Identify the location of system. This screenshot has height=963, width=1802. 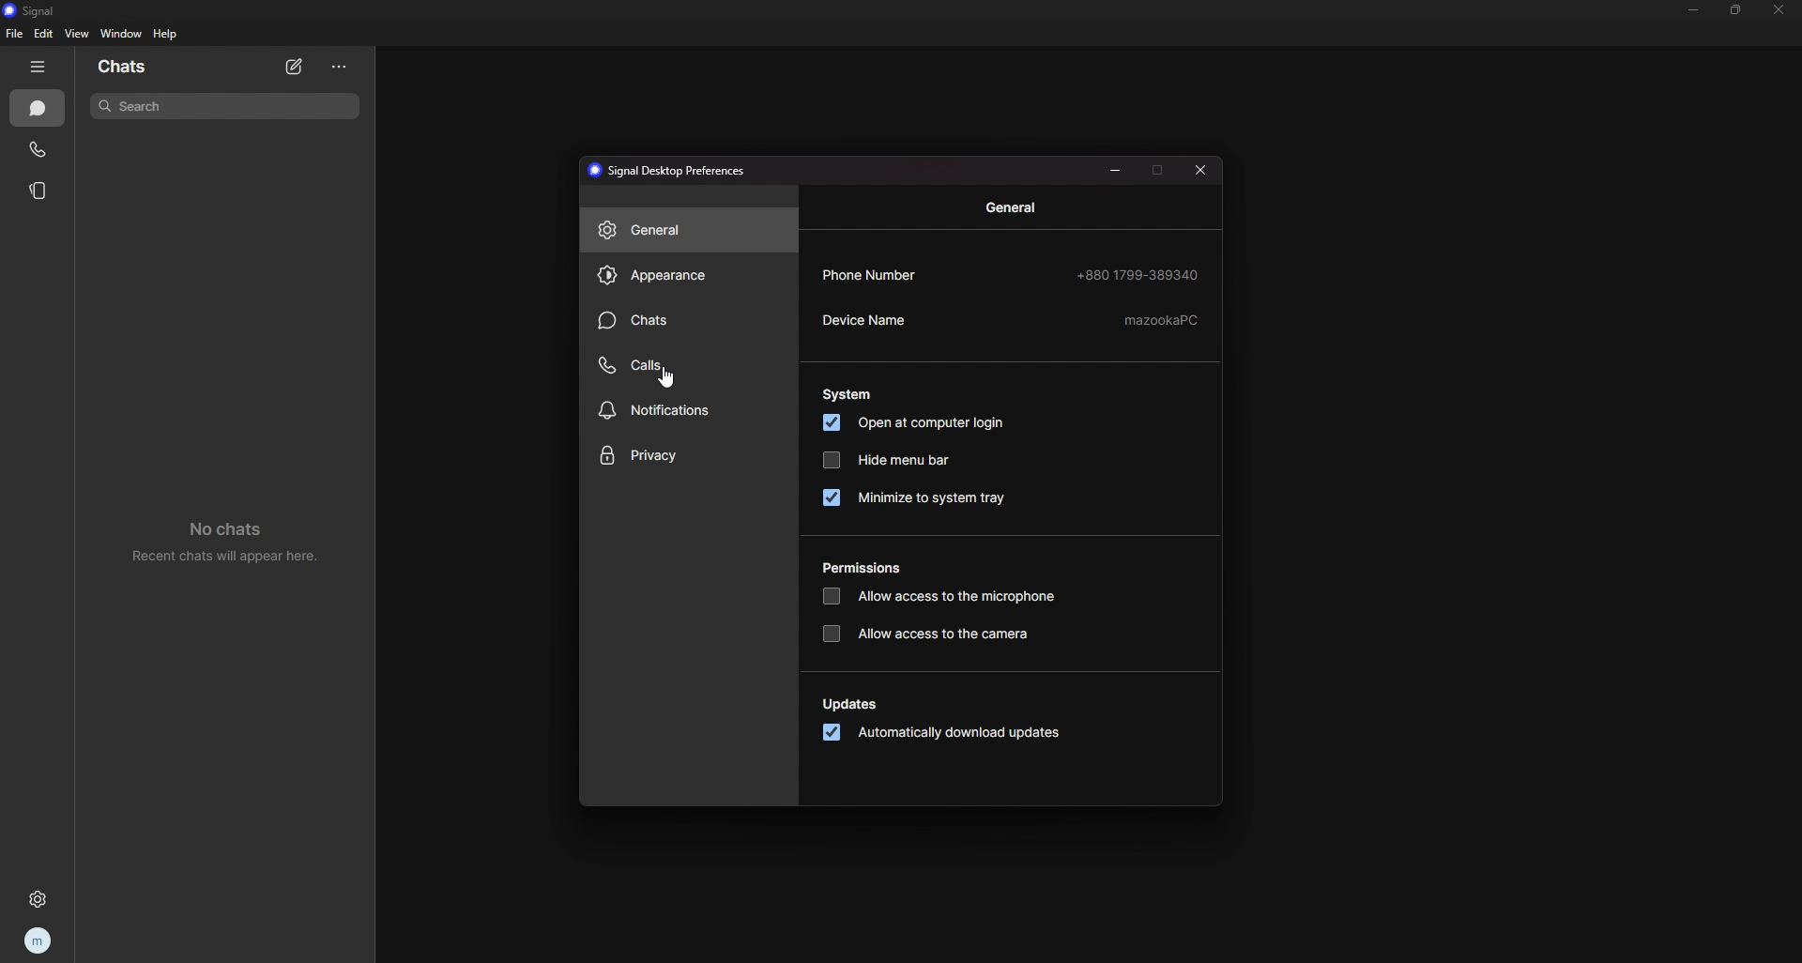
(848, 396).